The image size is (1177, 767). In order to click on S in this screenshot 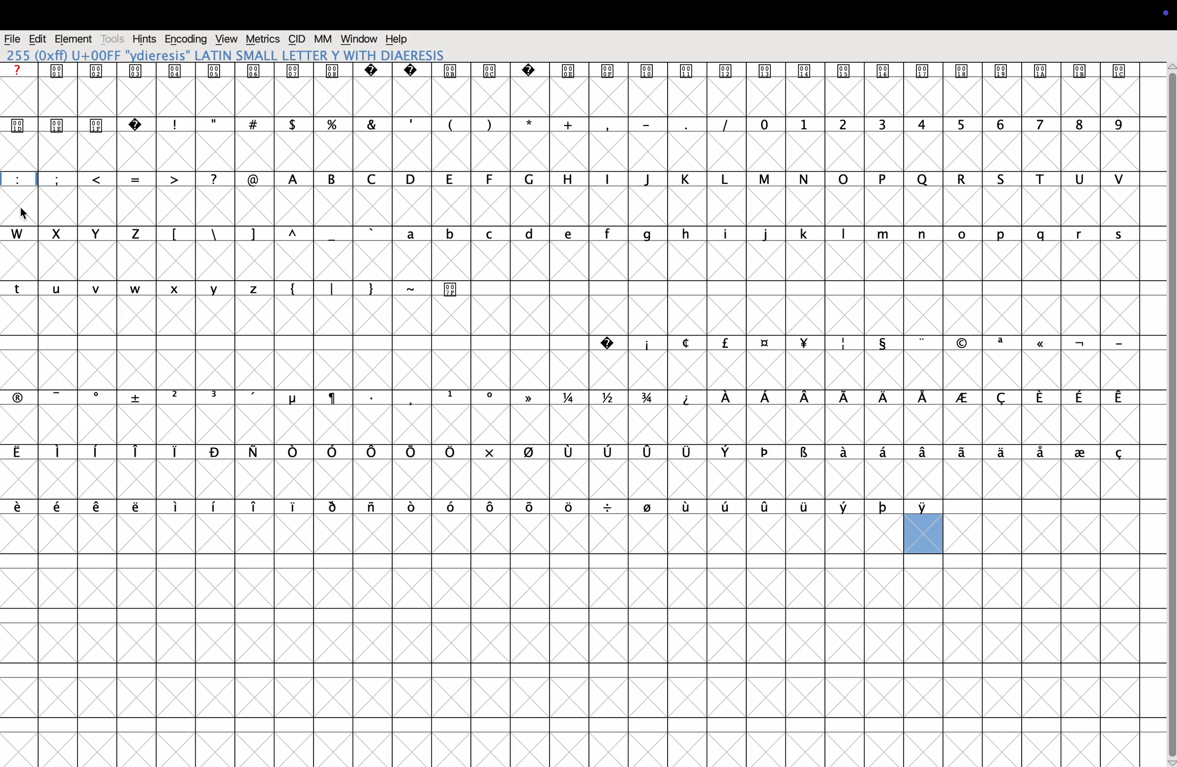, I will do `click(1004, 198)`.